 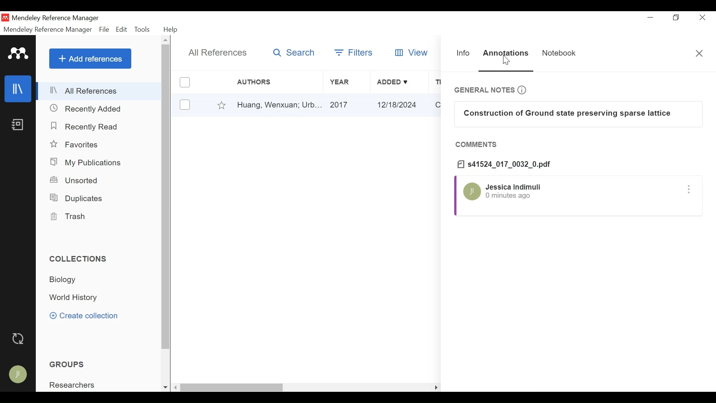 I want to click on Avatar, so click(x=472, y=192).